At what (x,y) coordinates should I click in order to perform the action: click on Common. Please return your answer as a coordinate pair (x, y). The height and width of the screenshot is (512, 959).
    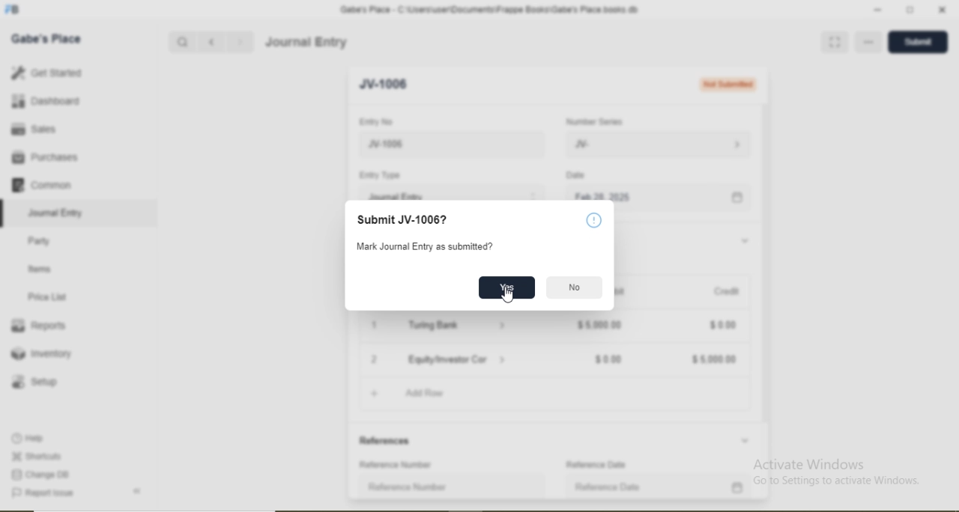
    Looking at the image, I should click on (40, 184).